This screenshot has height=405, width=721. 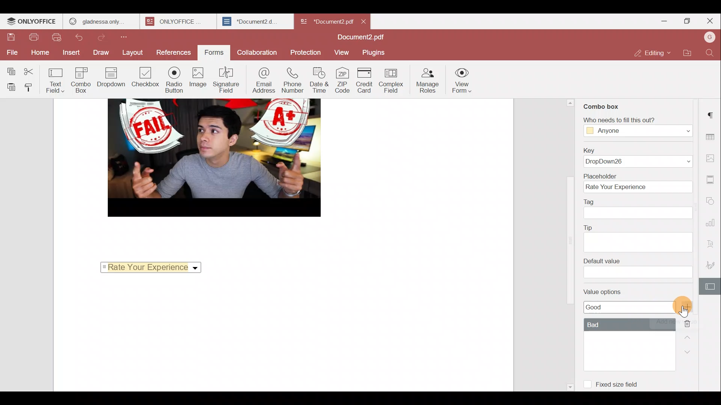 What do you see at coordinates (126, 38) in the screenshot?
I see `Customize quick access toolbar` at bounding box center [126, 38].